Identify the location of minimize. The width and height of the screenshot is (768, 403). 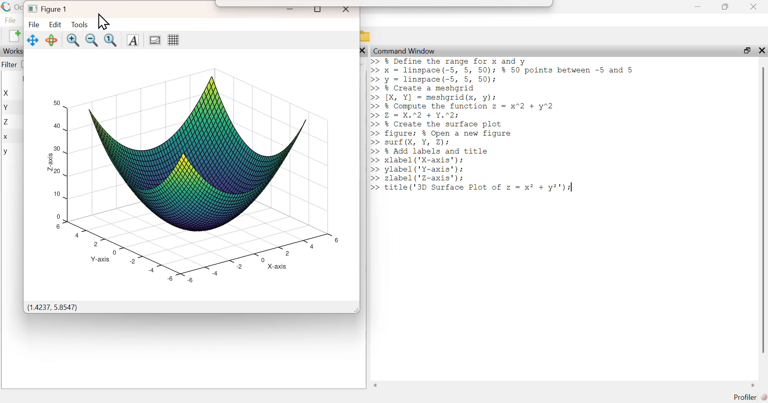
(290, 9).